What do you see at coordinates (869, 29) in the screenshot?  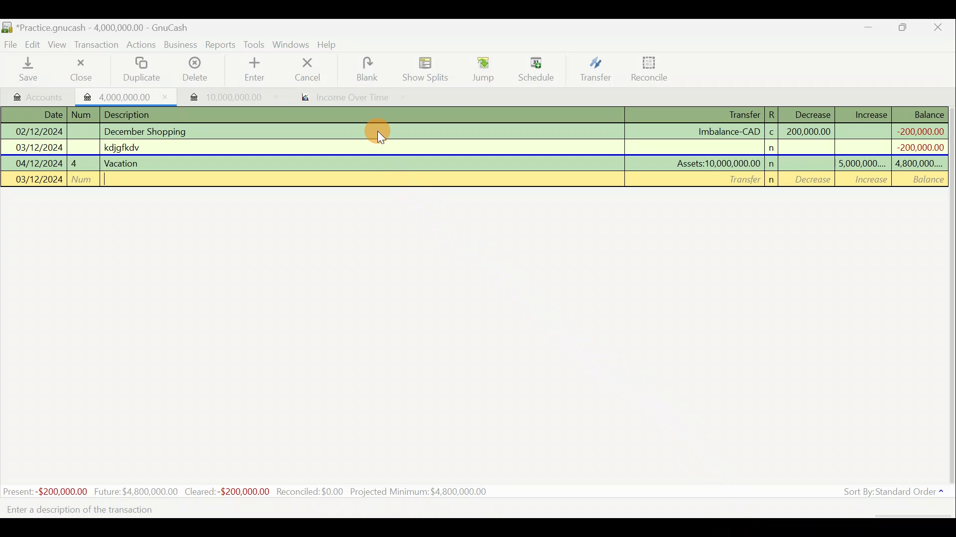 I see `Minimise` at bounding box center [869, 29].